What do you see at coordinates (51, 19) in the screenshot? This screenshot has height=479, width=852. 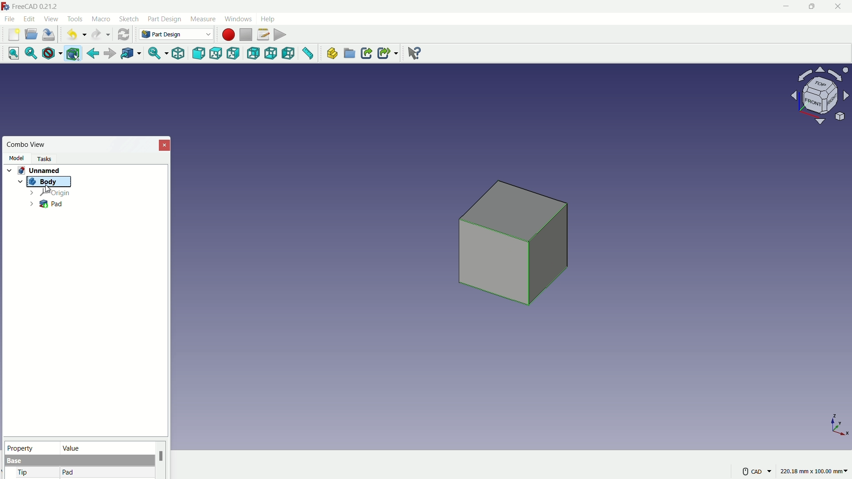 I see `view` at bounding box center [51, 19].